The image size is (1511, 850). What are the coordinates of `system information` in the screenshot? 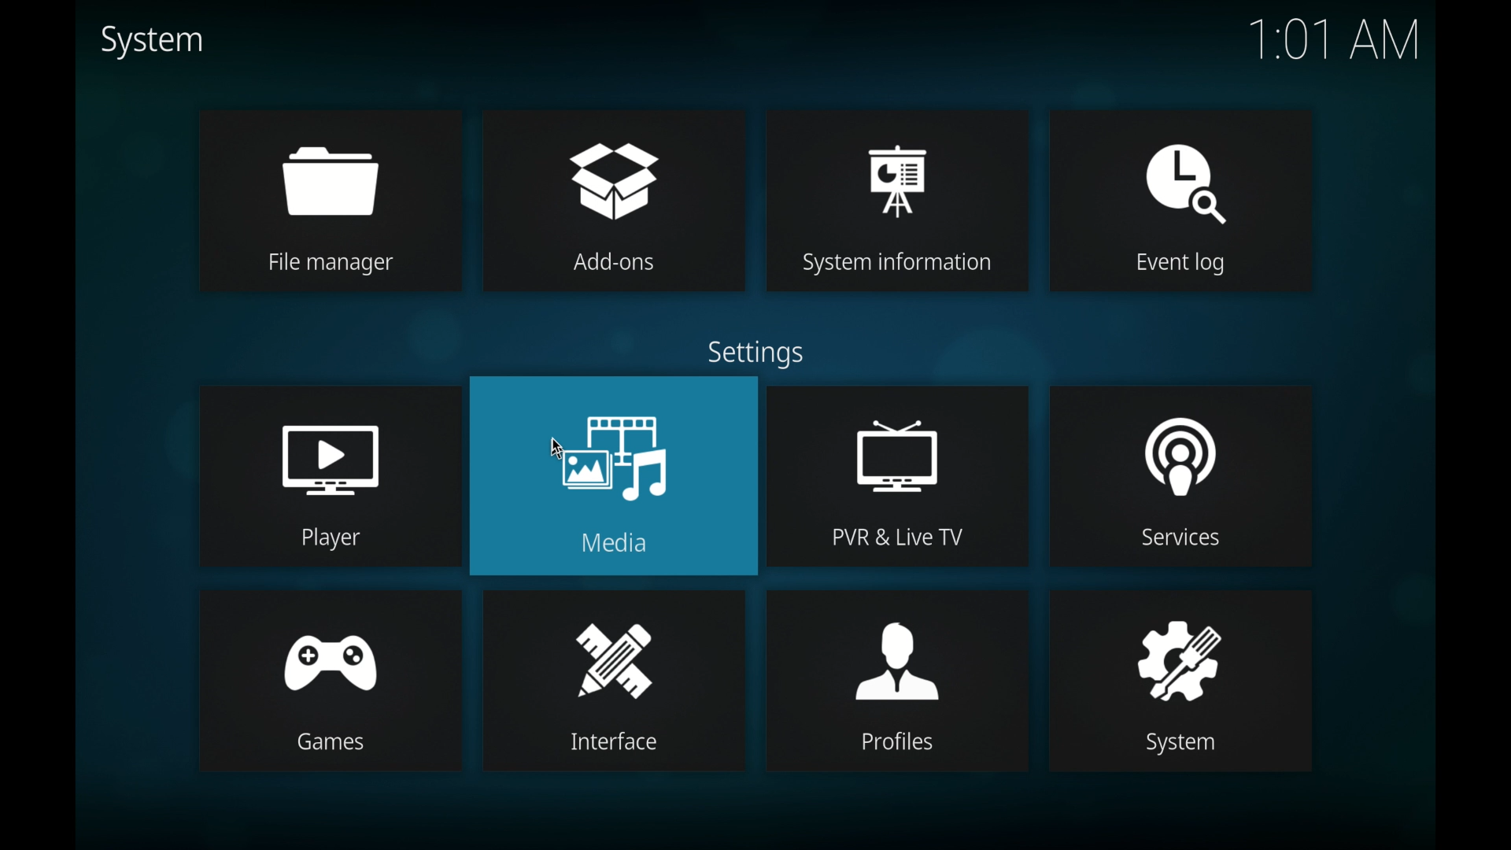 It's located at (897, 169).